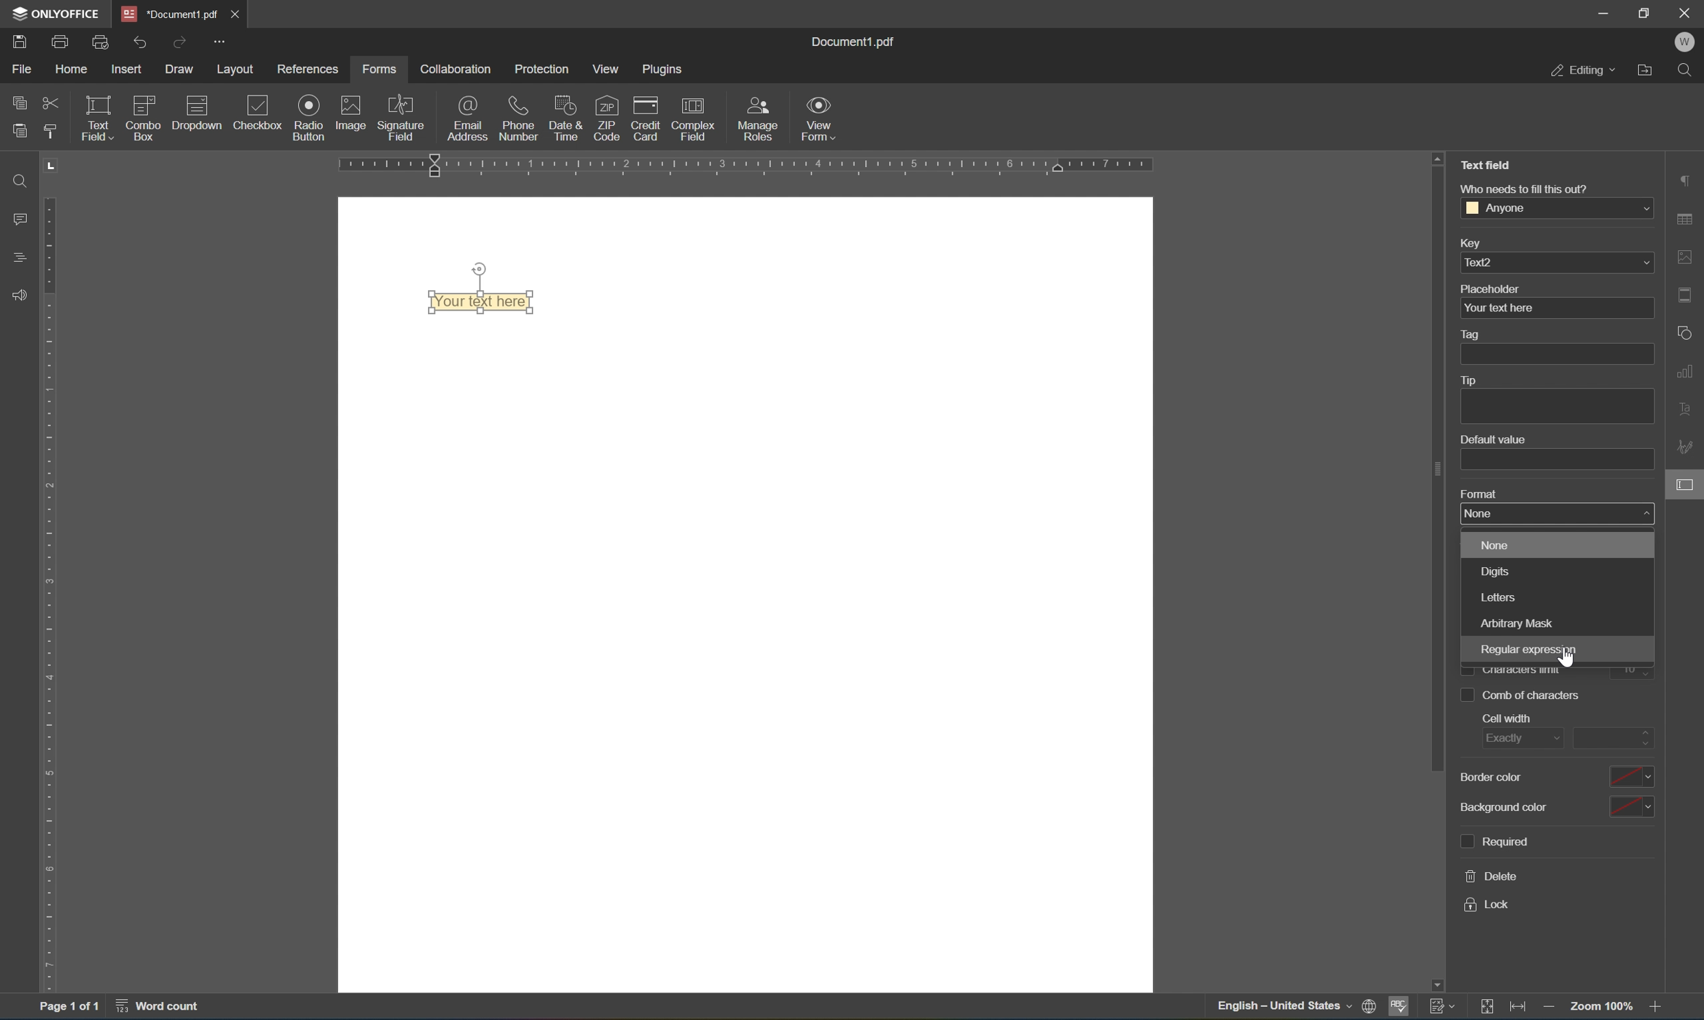 Image resolution: width=1704 pixels, height=1020 pixels. Describe the element at coordinates (693, 118) in the screenshot. I see `complex field` at that location.